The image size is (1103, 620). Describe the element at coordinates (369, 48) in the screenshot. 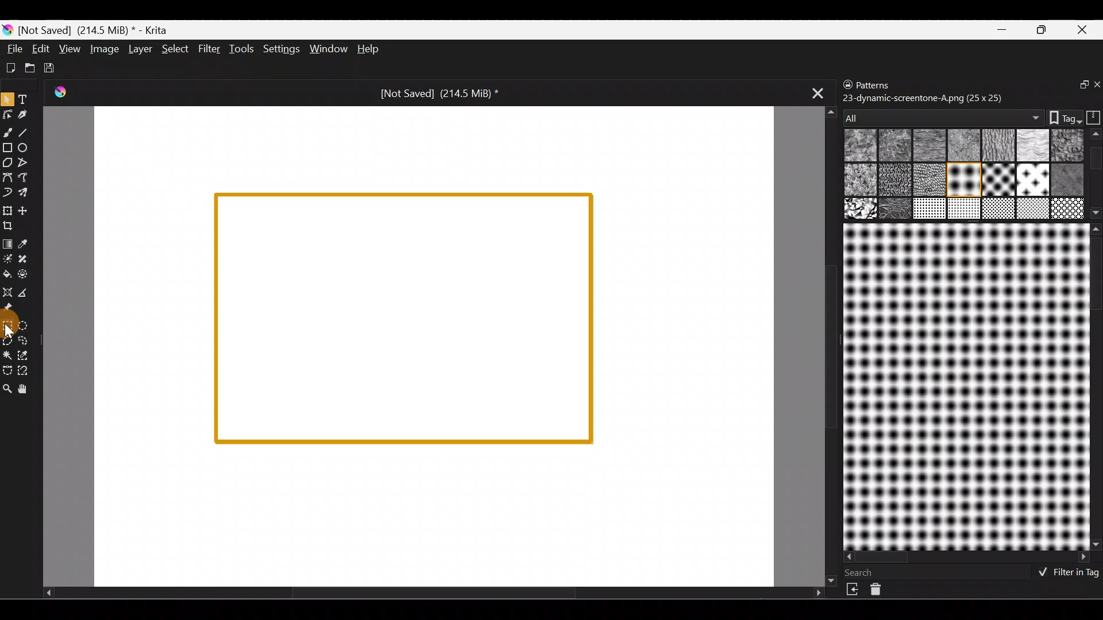

I see `Help` at that location.